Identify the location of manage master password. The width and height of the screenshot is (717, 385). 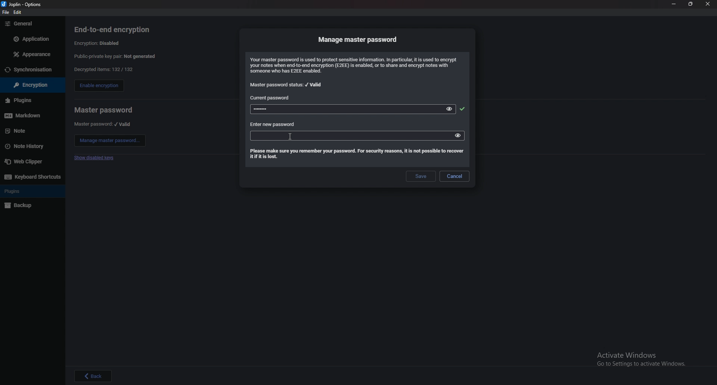
(110, 141).